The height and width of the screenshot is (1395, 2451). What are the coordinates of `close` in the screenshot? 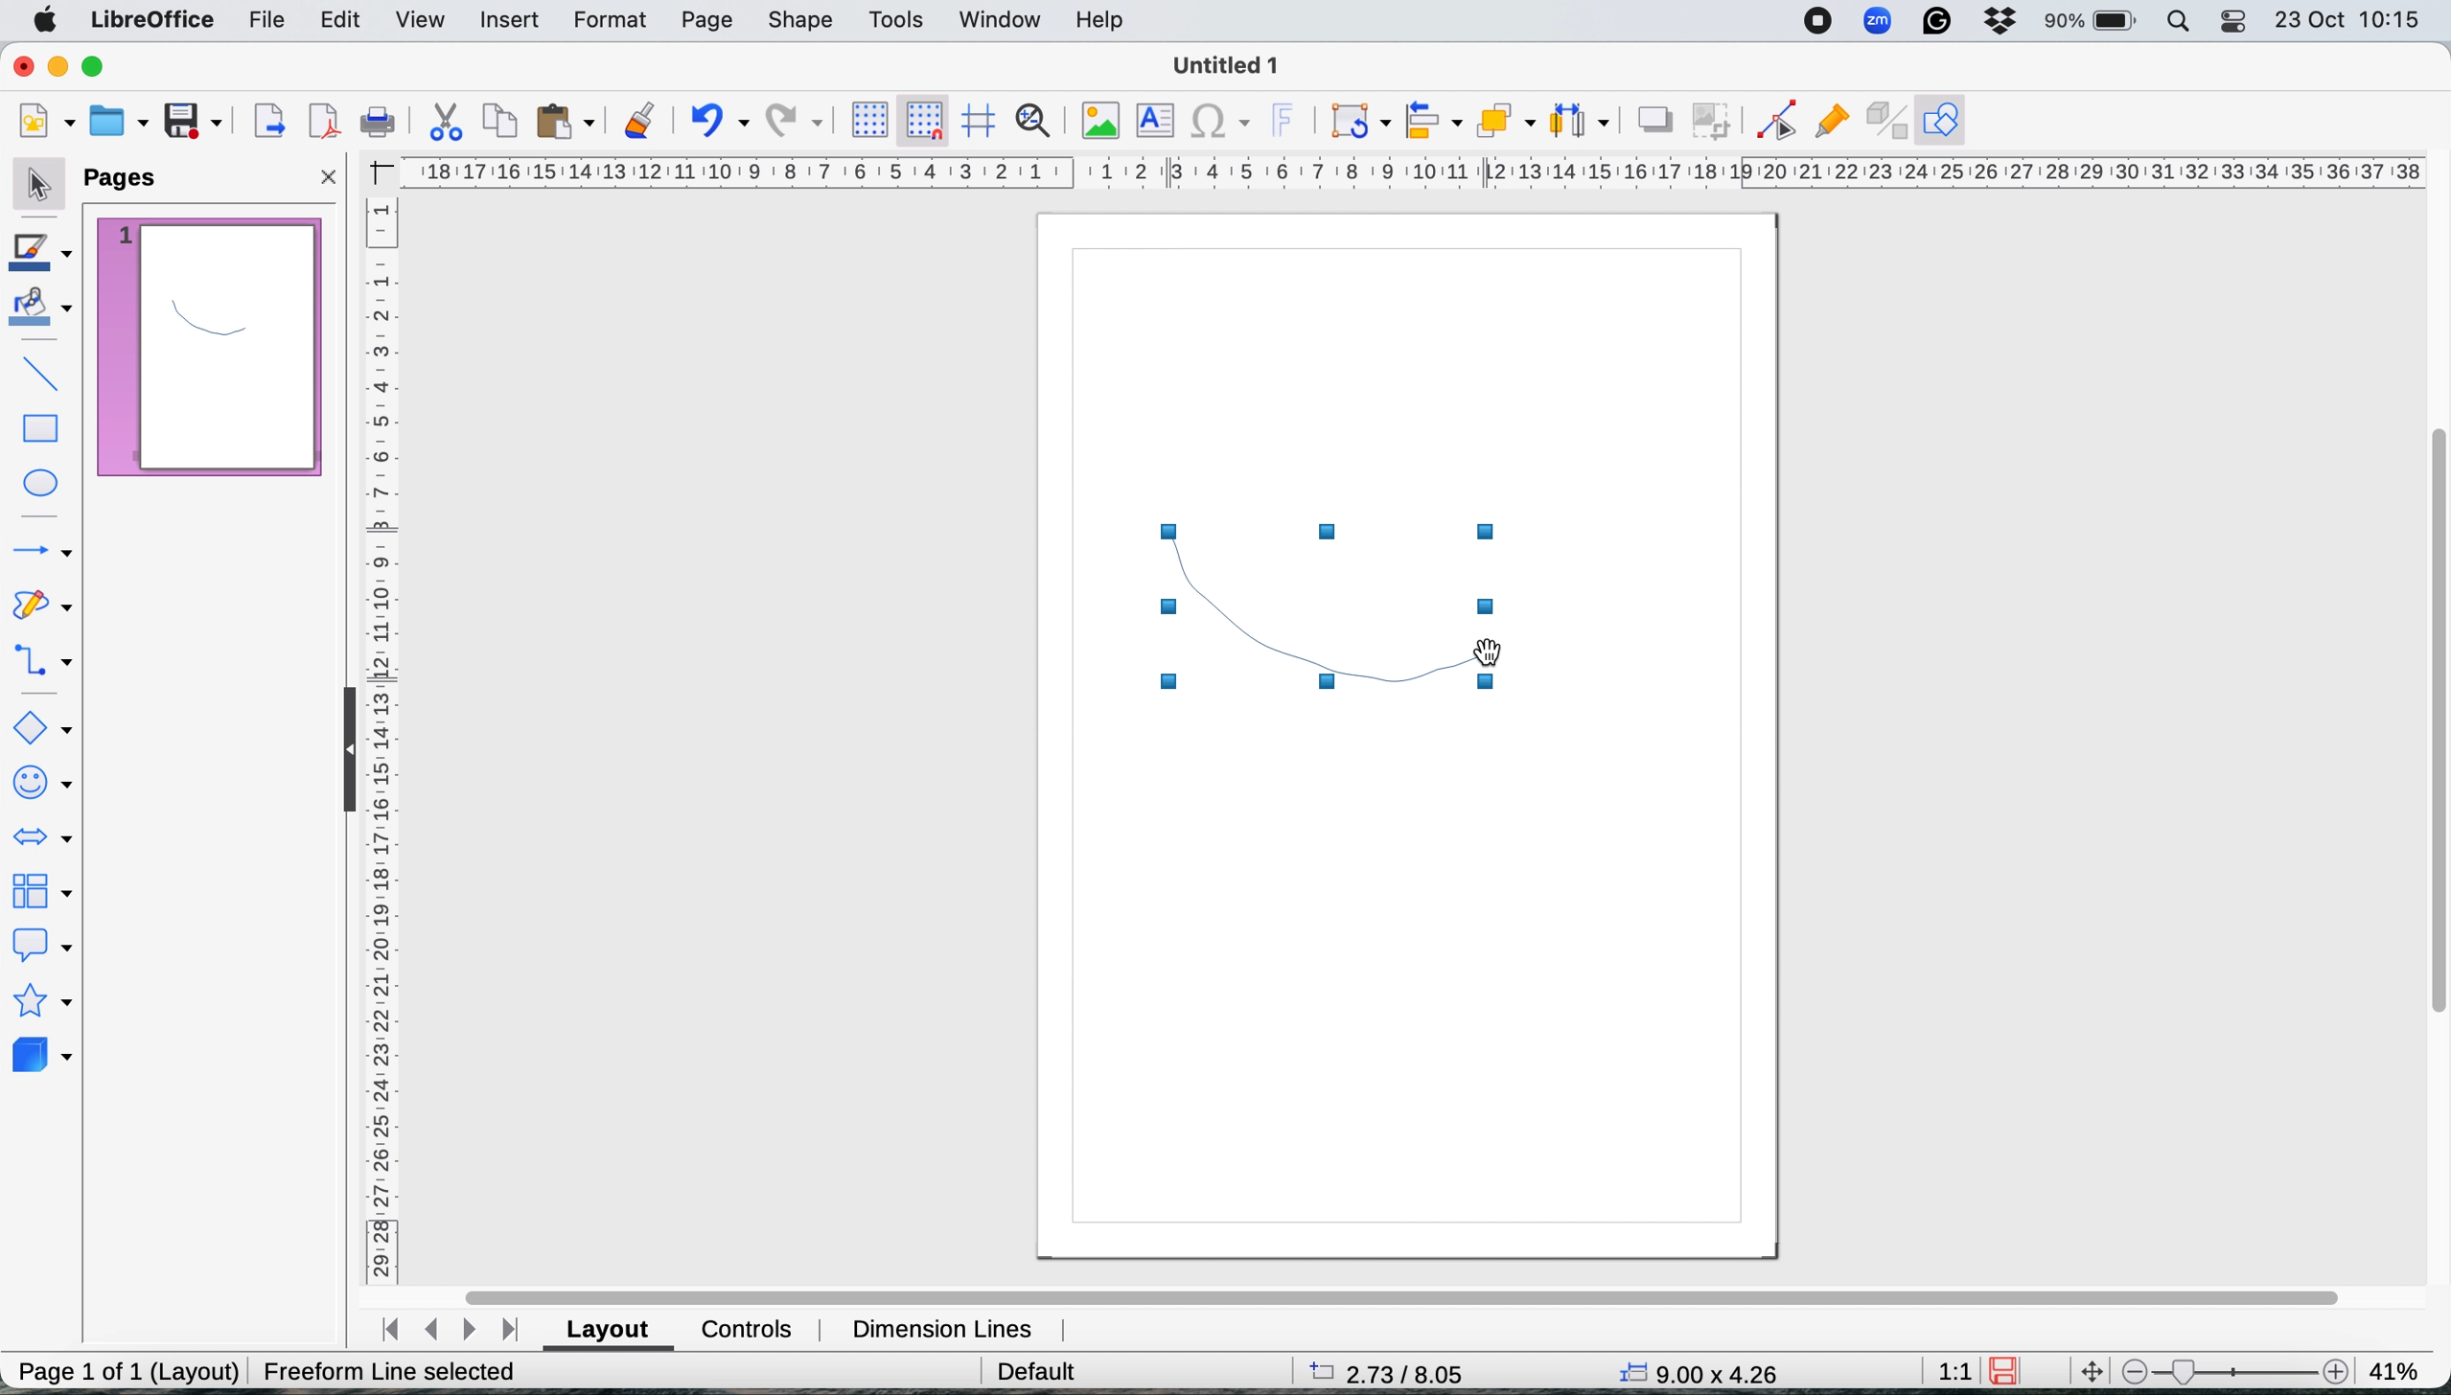 It's located at (24, 65).